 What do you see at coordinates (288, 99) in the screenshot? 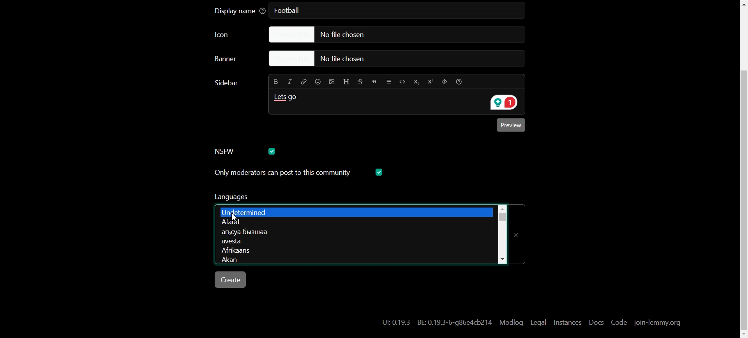
I see `Text` at bounding box center [288, 99].